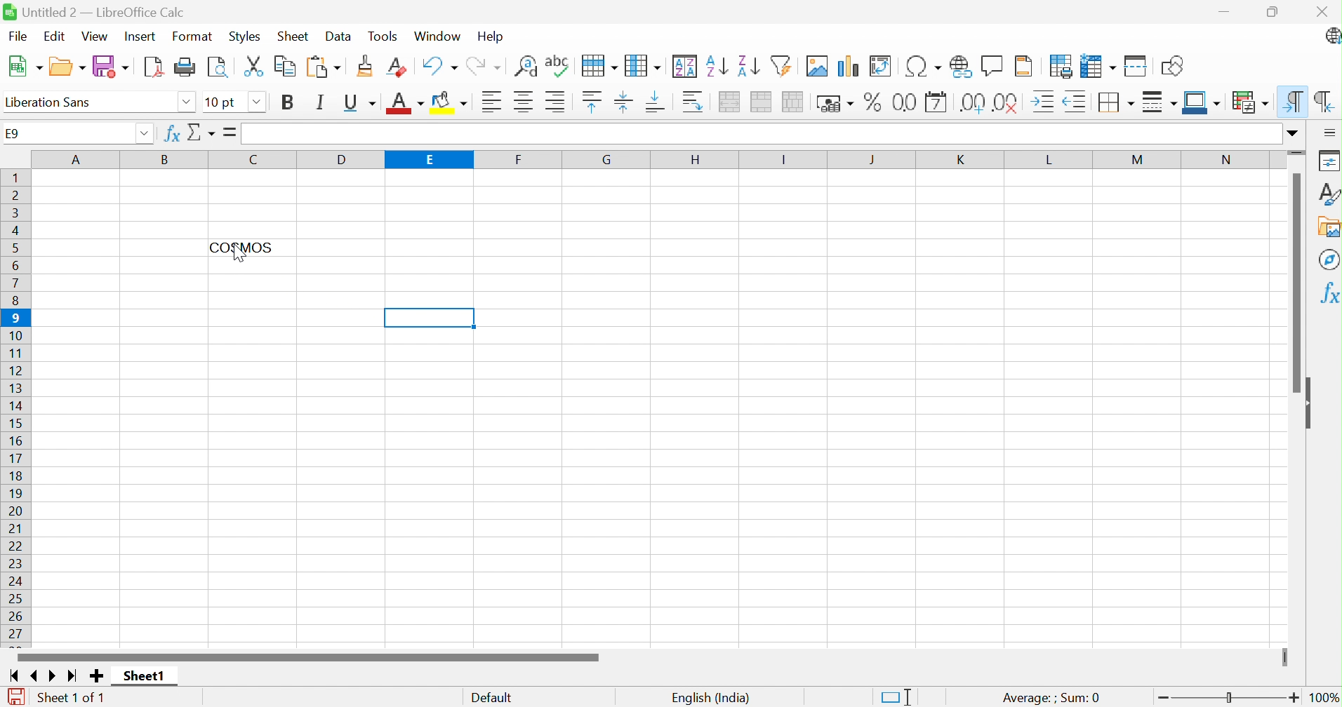  I want to click on Open, so click(67, 65).